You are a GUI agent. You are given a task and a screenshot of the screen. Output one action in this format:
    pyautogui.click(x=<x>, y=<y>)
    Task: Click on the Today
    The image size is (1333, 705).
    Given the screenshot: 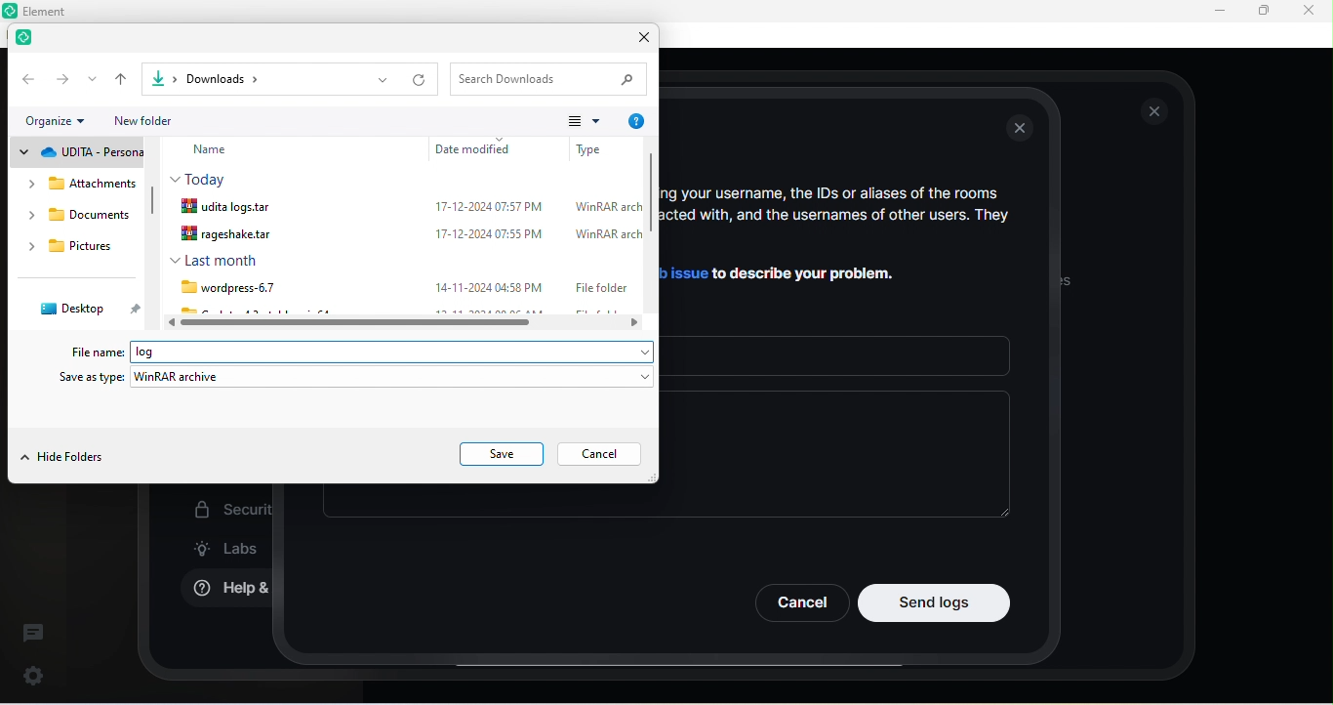 What is the action you would take?
    pyautogui.click(x=203, y=178)
    